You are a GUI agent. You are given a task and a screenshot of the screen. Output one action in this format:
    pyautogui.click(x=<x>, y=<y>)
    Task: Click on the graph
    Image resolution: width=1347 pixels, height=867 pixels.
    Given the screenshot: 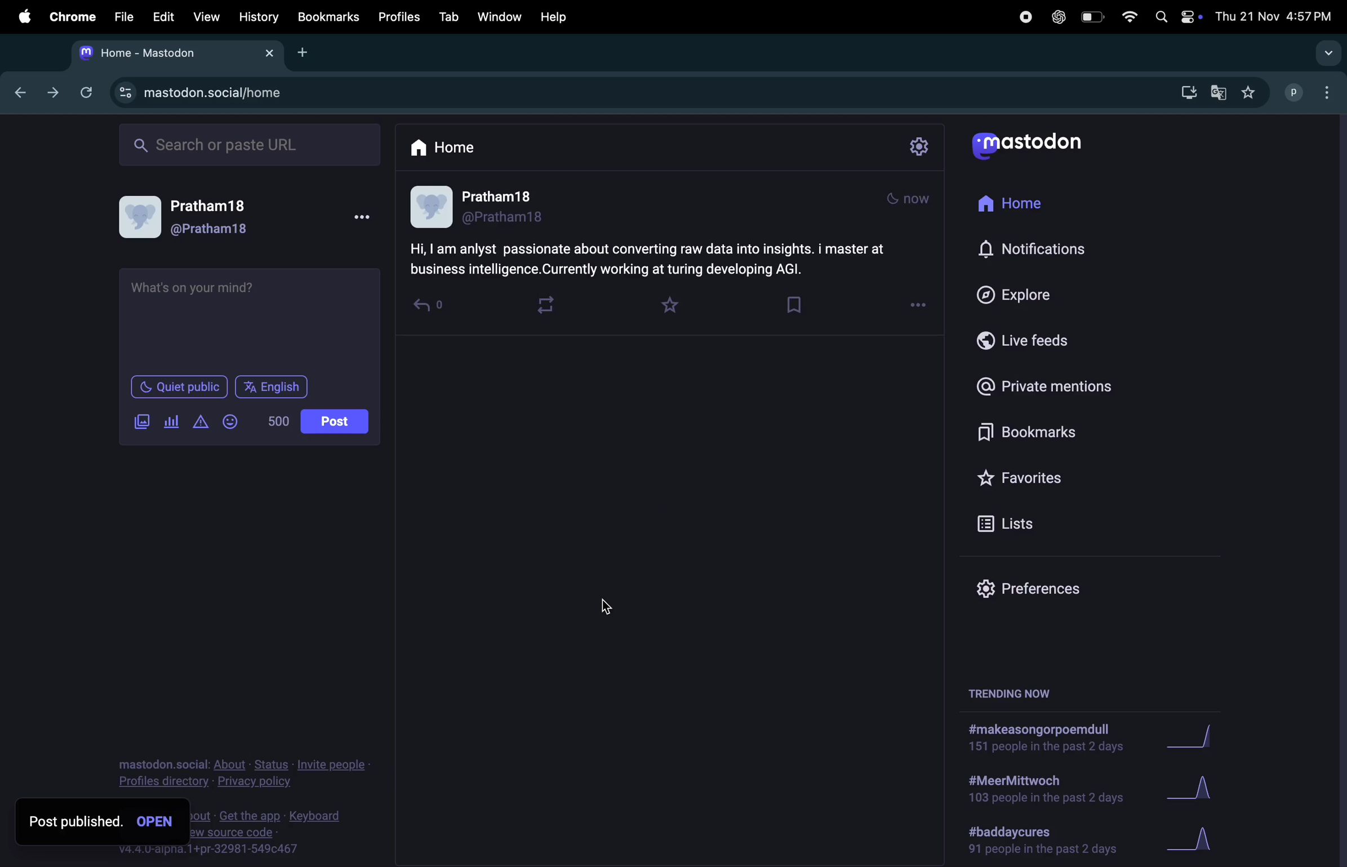 What is the action you would take?
    pyautogui.click(x=1195, y=840)
    